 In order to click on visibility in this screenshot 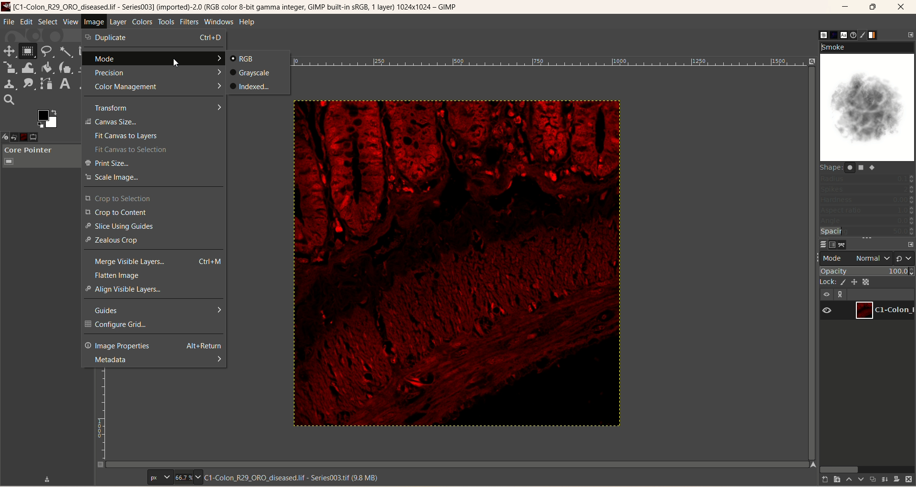, I will do `click(827, 295)`.